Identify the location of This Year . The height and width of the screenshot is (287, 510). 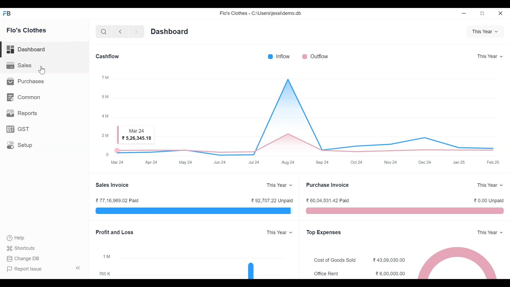
(491, 233).